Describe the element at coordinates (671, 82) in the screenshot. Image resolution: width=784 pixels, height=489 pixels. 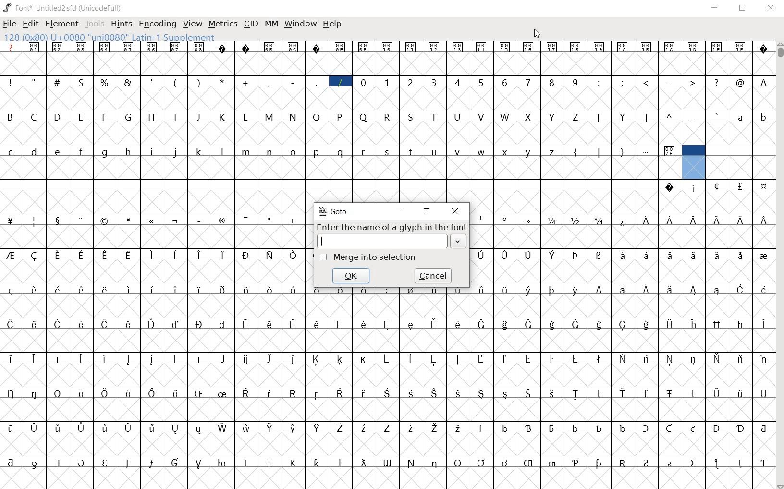
I see `=` at that location.